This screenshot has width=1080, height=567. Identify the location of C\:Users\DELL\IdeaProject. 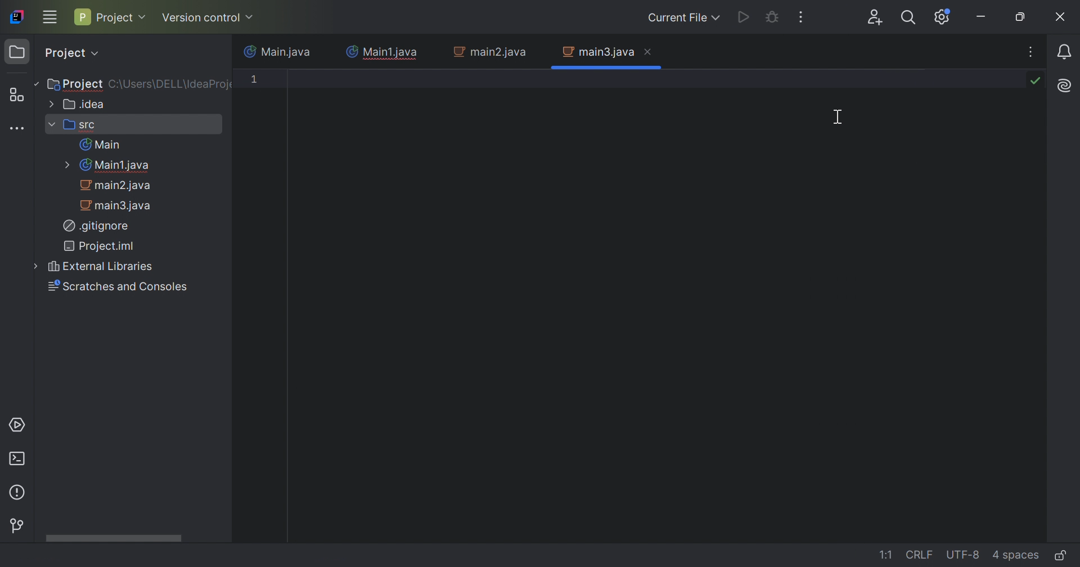
(172, 84).